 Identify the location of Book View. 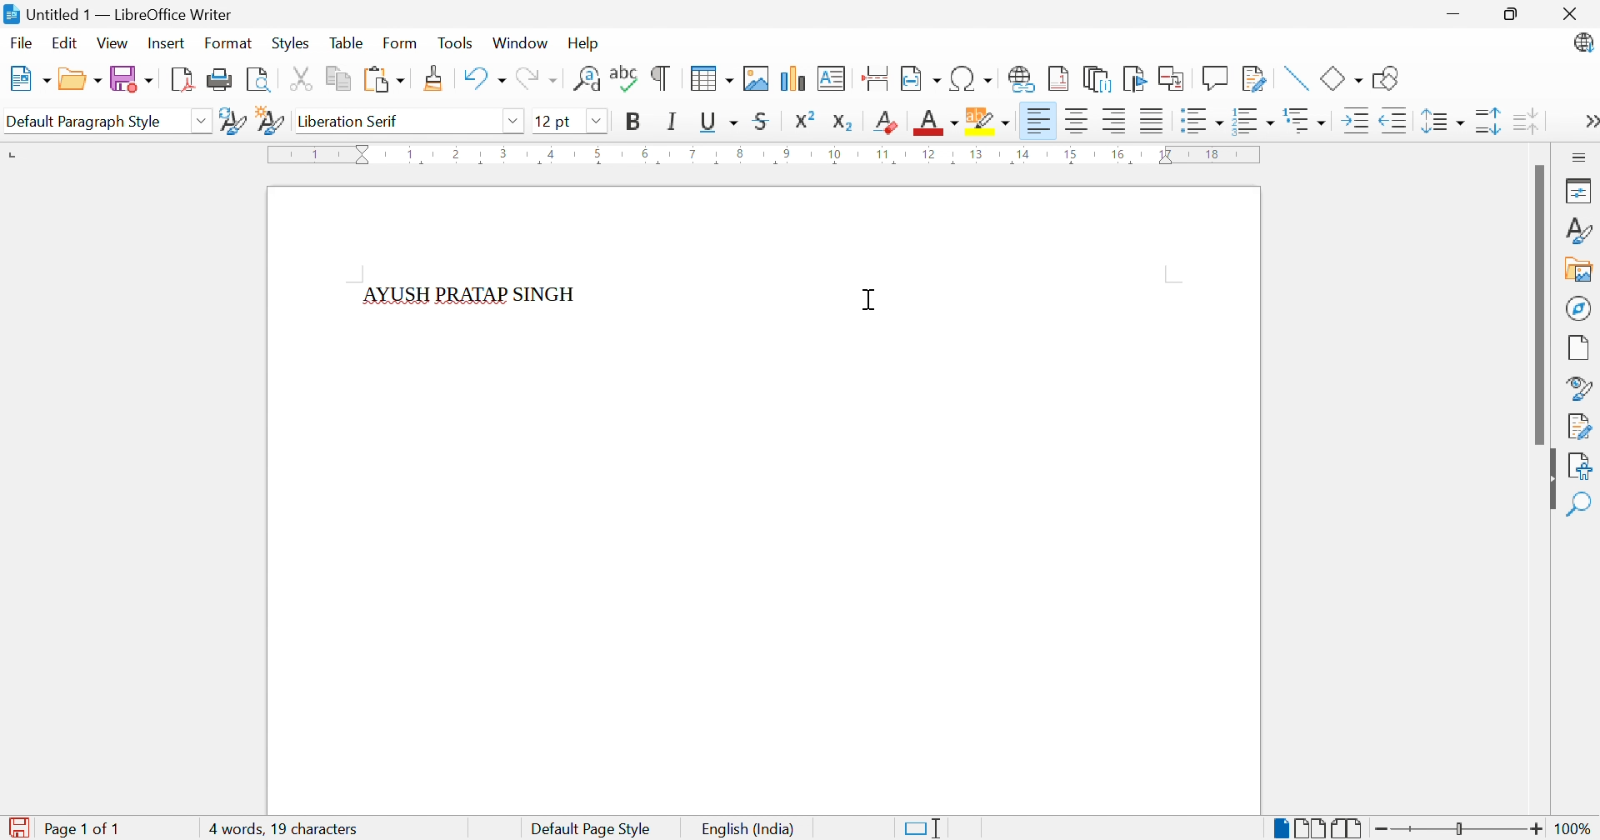
(1351, 827).